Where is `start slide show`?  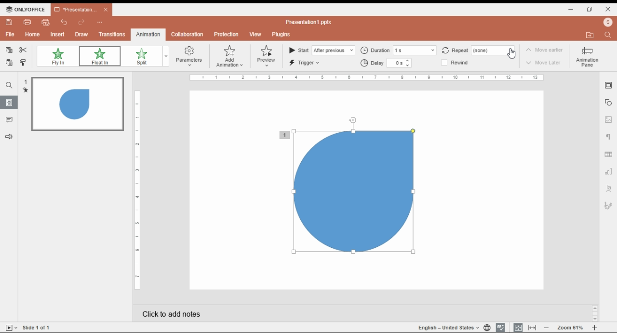
start slide show is located at coordinates (12, 327).